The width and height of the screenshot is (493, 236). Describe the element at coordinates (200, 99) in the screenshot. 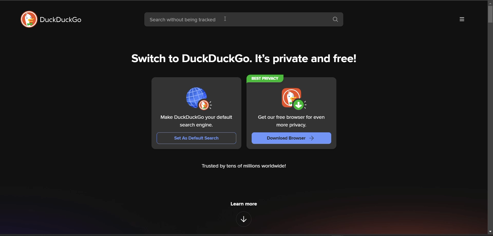

I see `Indicates DuckDuckGo is default search engine` at that location.